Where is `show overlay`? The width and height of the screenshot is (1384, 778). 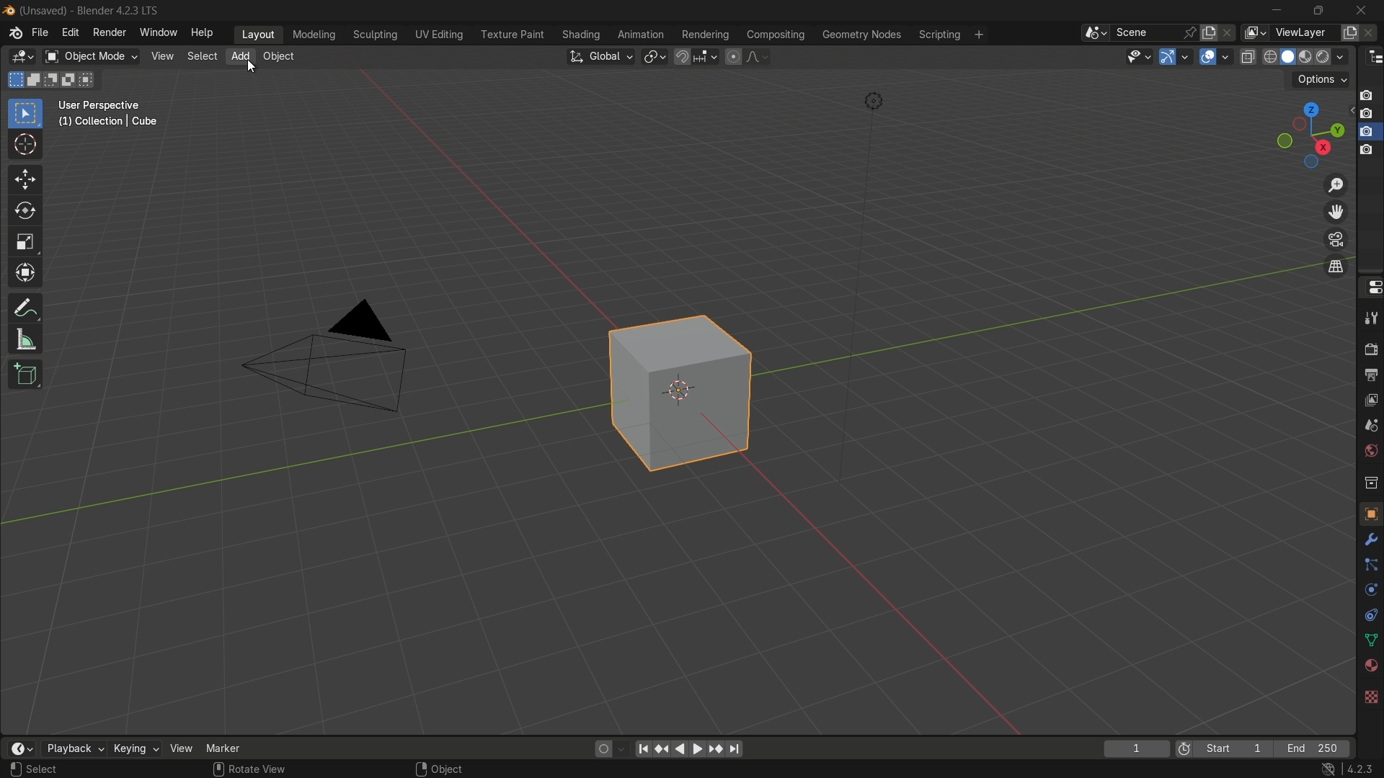 show overlay is located at coordinates (1207, 57).